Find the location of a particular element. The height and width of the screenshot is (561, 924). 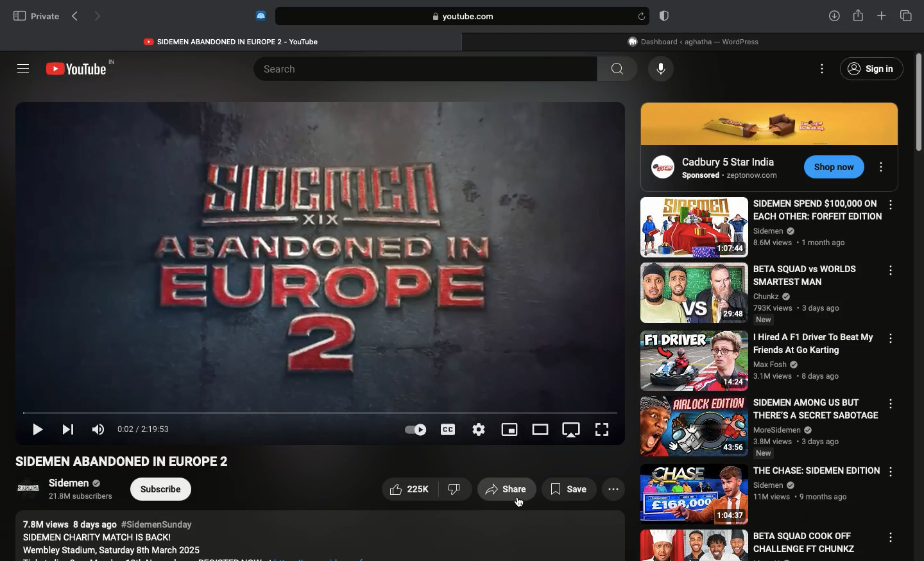

Search bar is located at coordinates (413, 68).